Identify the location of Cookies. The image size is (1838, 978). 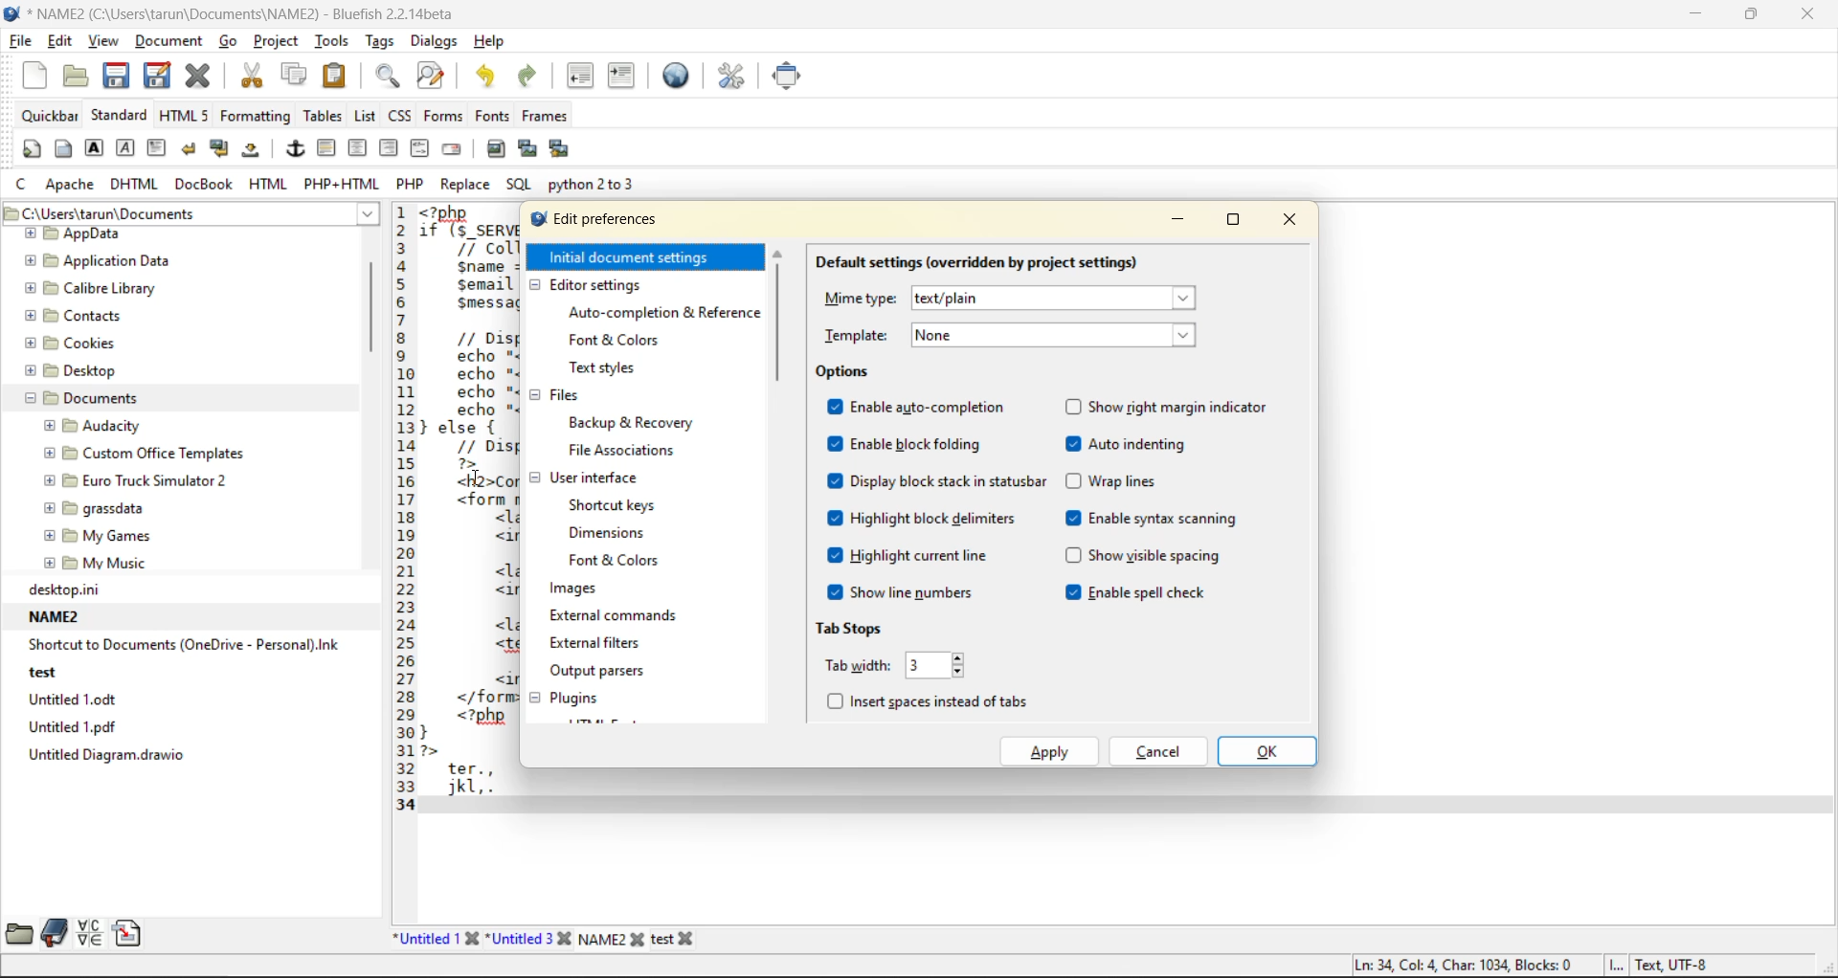
(73, 341).